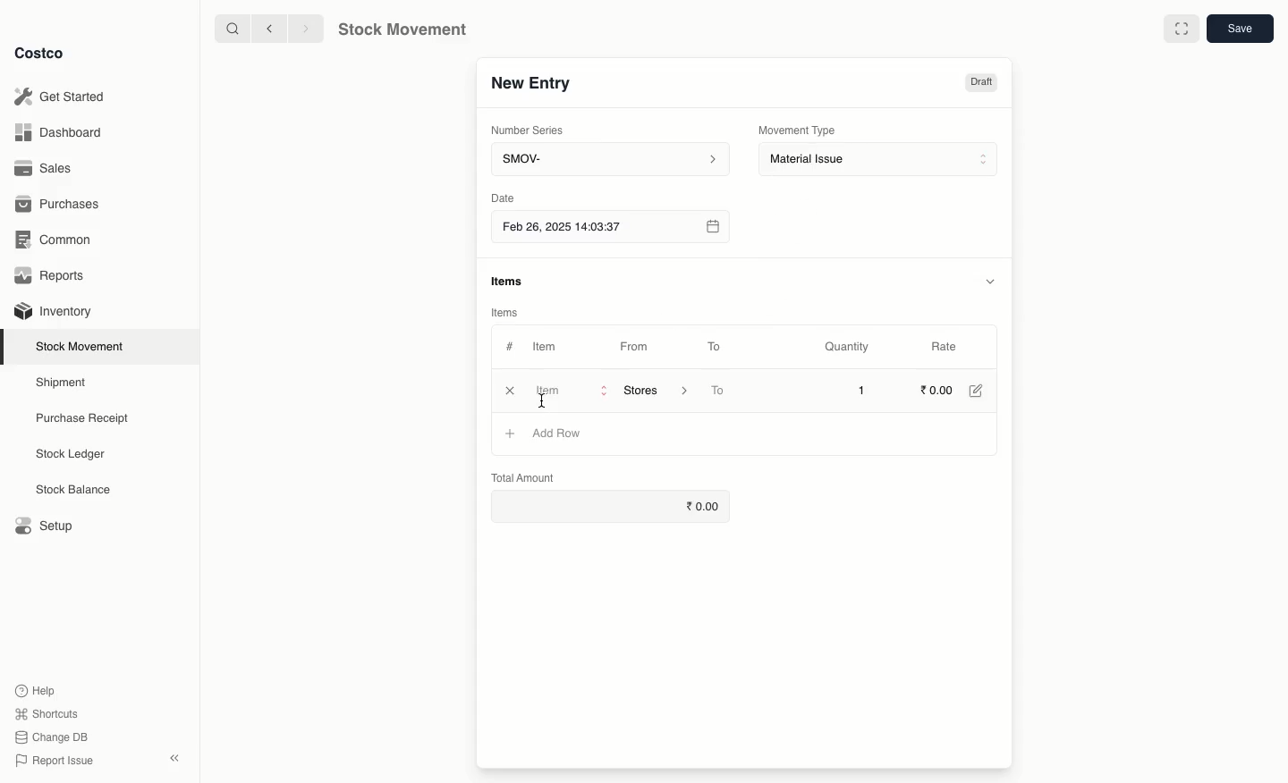 The height and width of the screenshot is (783, 1288). I want to click on Common, so click(58, 241).